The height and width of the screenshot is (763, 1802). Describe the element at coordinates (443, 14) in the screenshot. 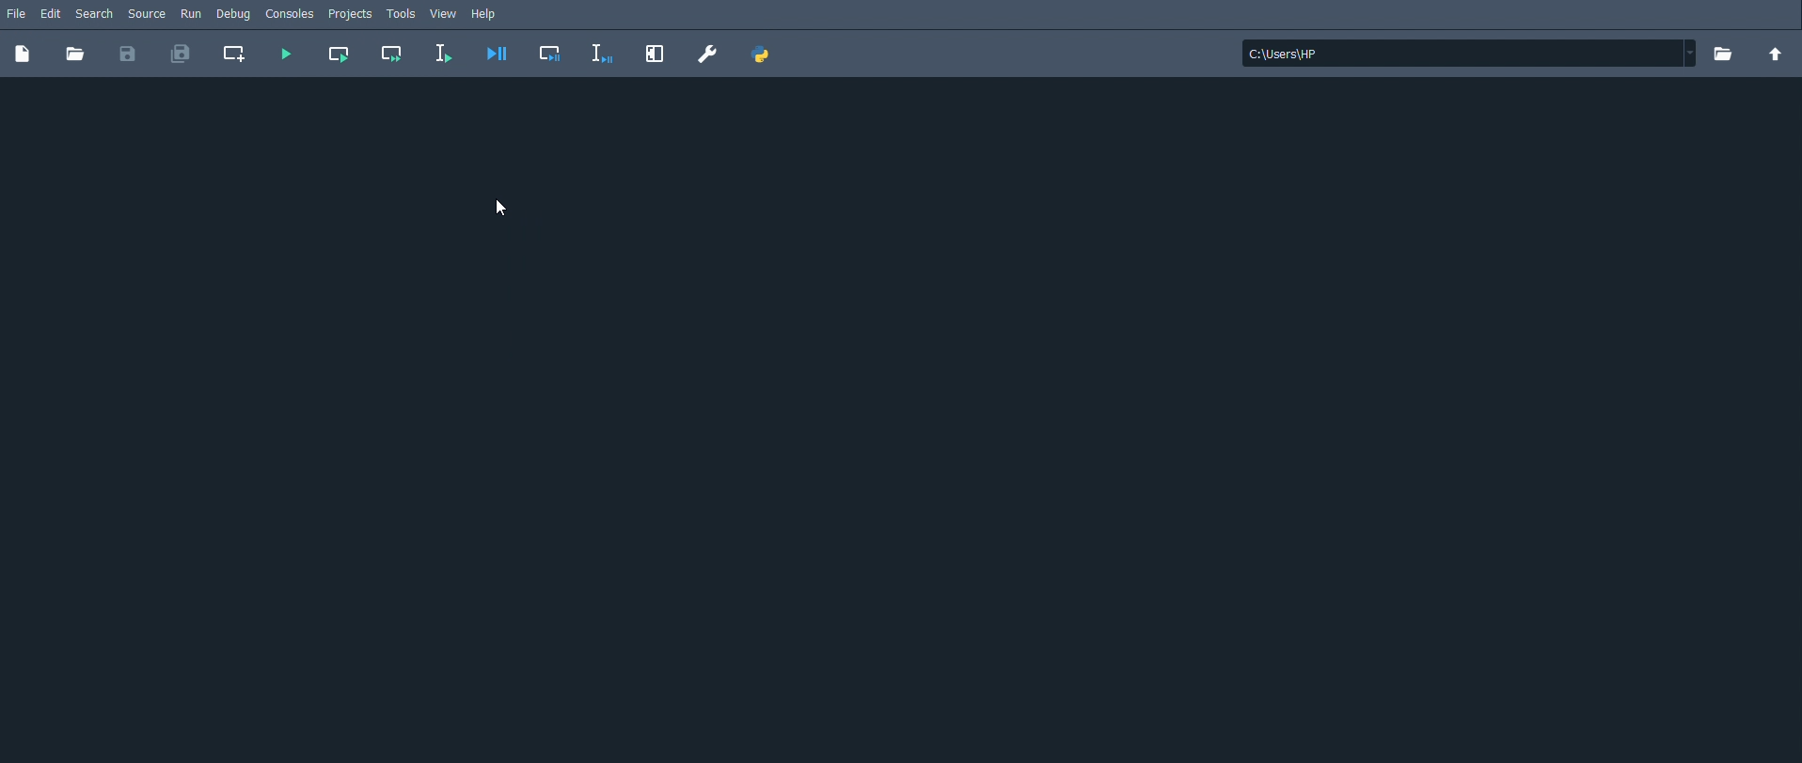

I see `View` at that location.